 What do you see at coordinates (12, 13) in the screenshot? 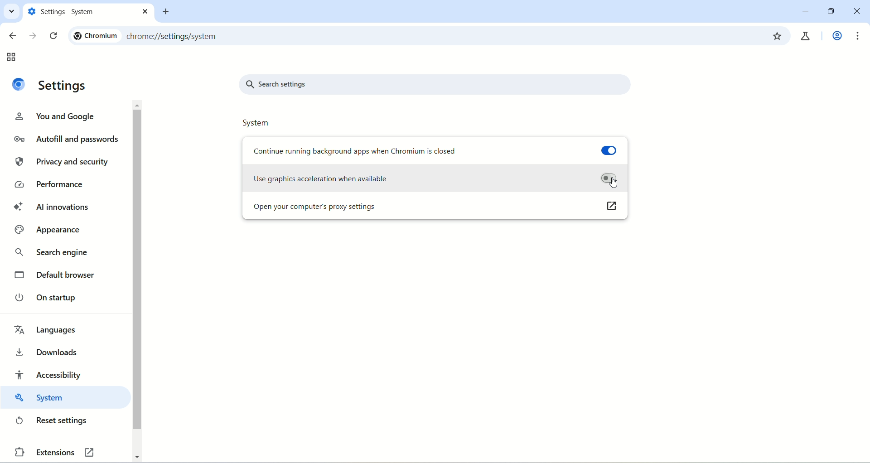
I see `search tabs` at bounding box center [12, 13].